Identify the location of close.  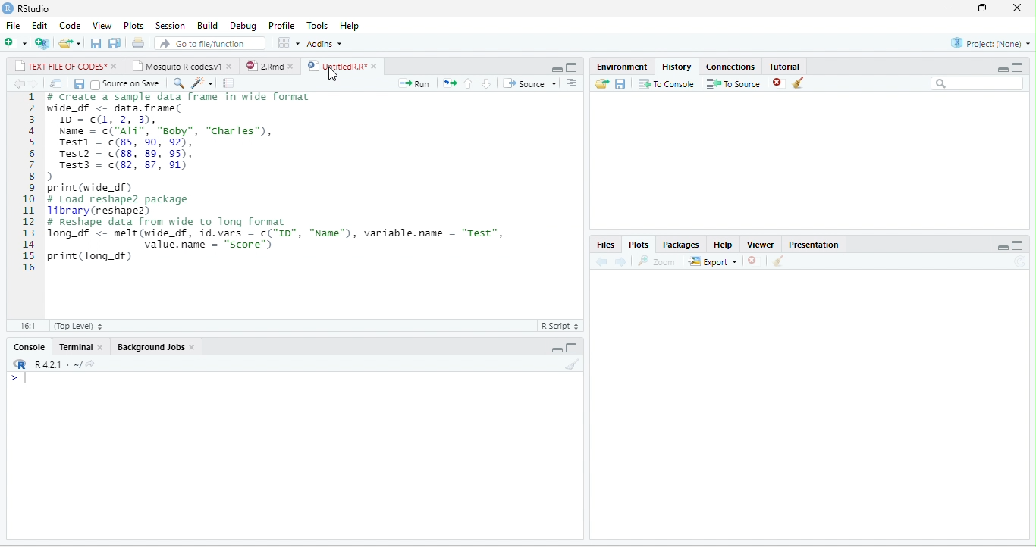
(231, 65).